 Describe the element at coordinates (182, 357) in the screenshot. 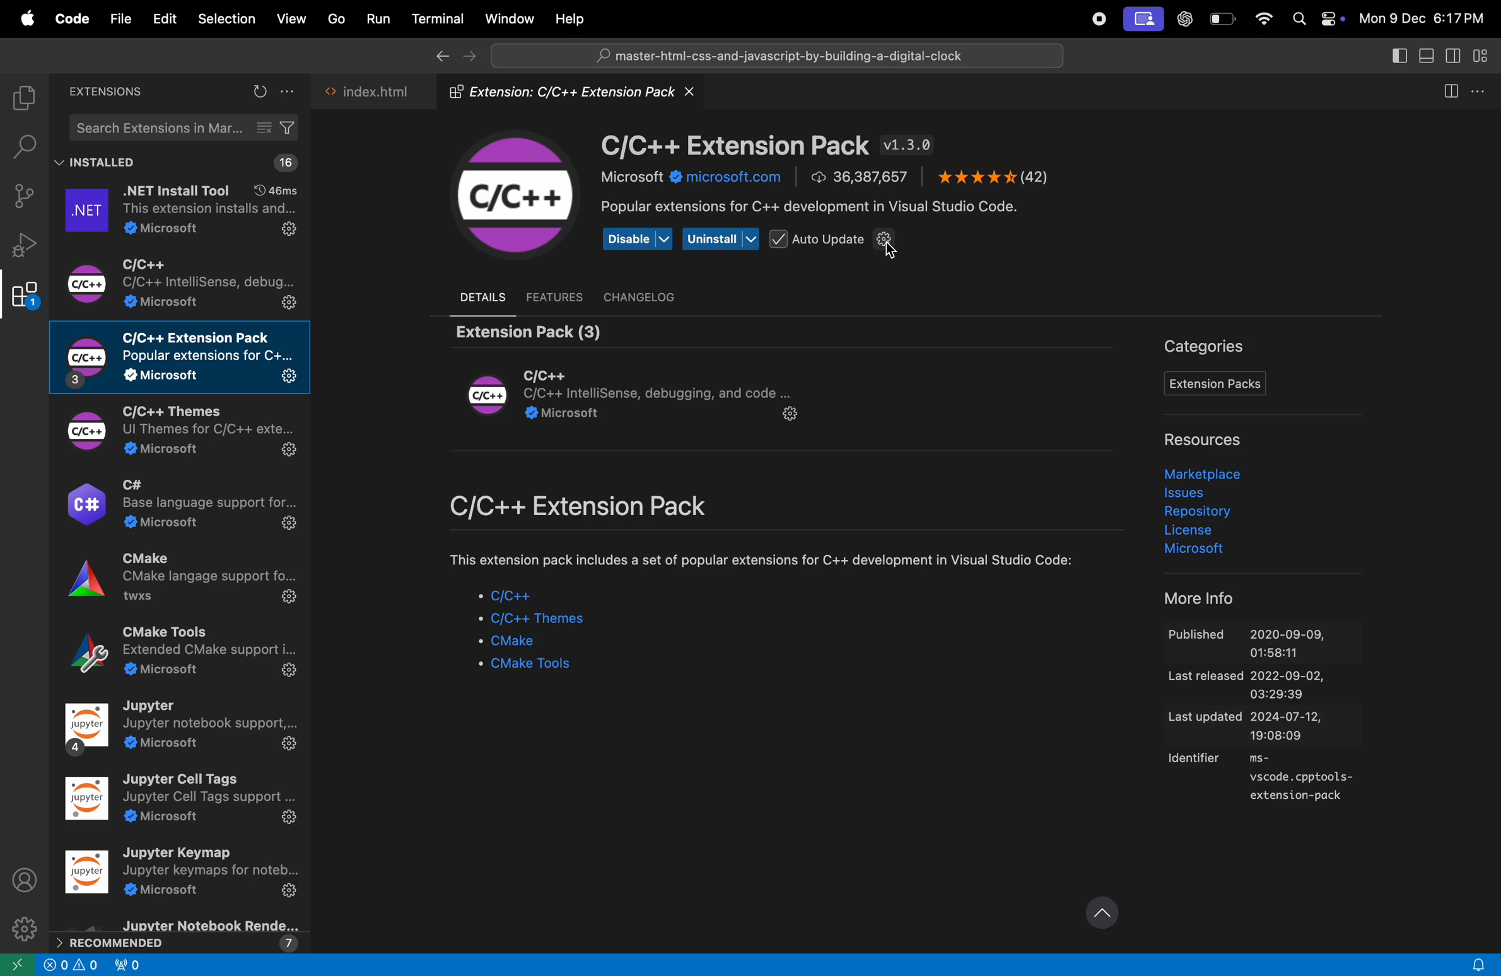

I see `c/C++ extensions pack` at that location.